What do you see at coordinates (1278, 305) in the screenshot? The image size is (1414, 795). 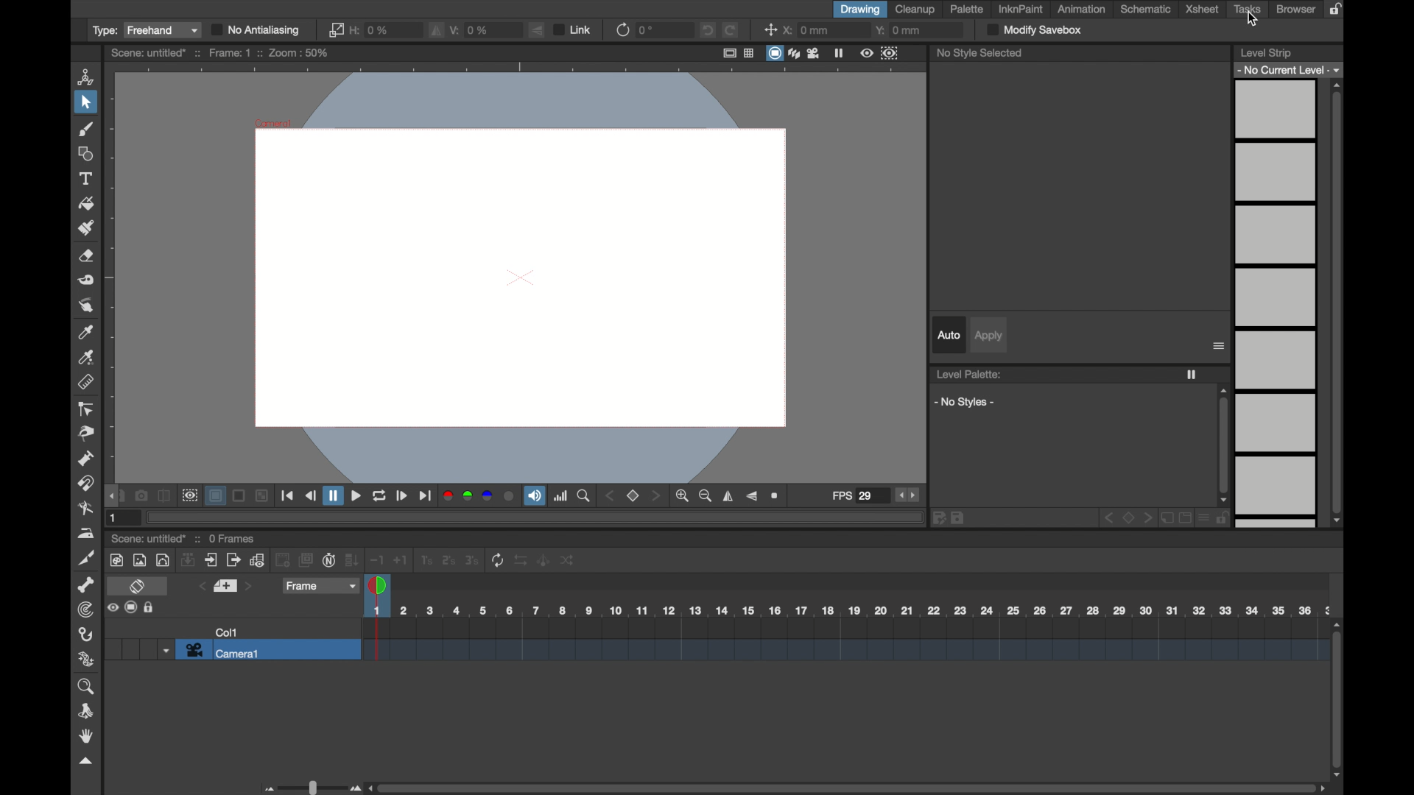 I see `levels` at bounding box center [1278, 305].